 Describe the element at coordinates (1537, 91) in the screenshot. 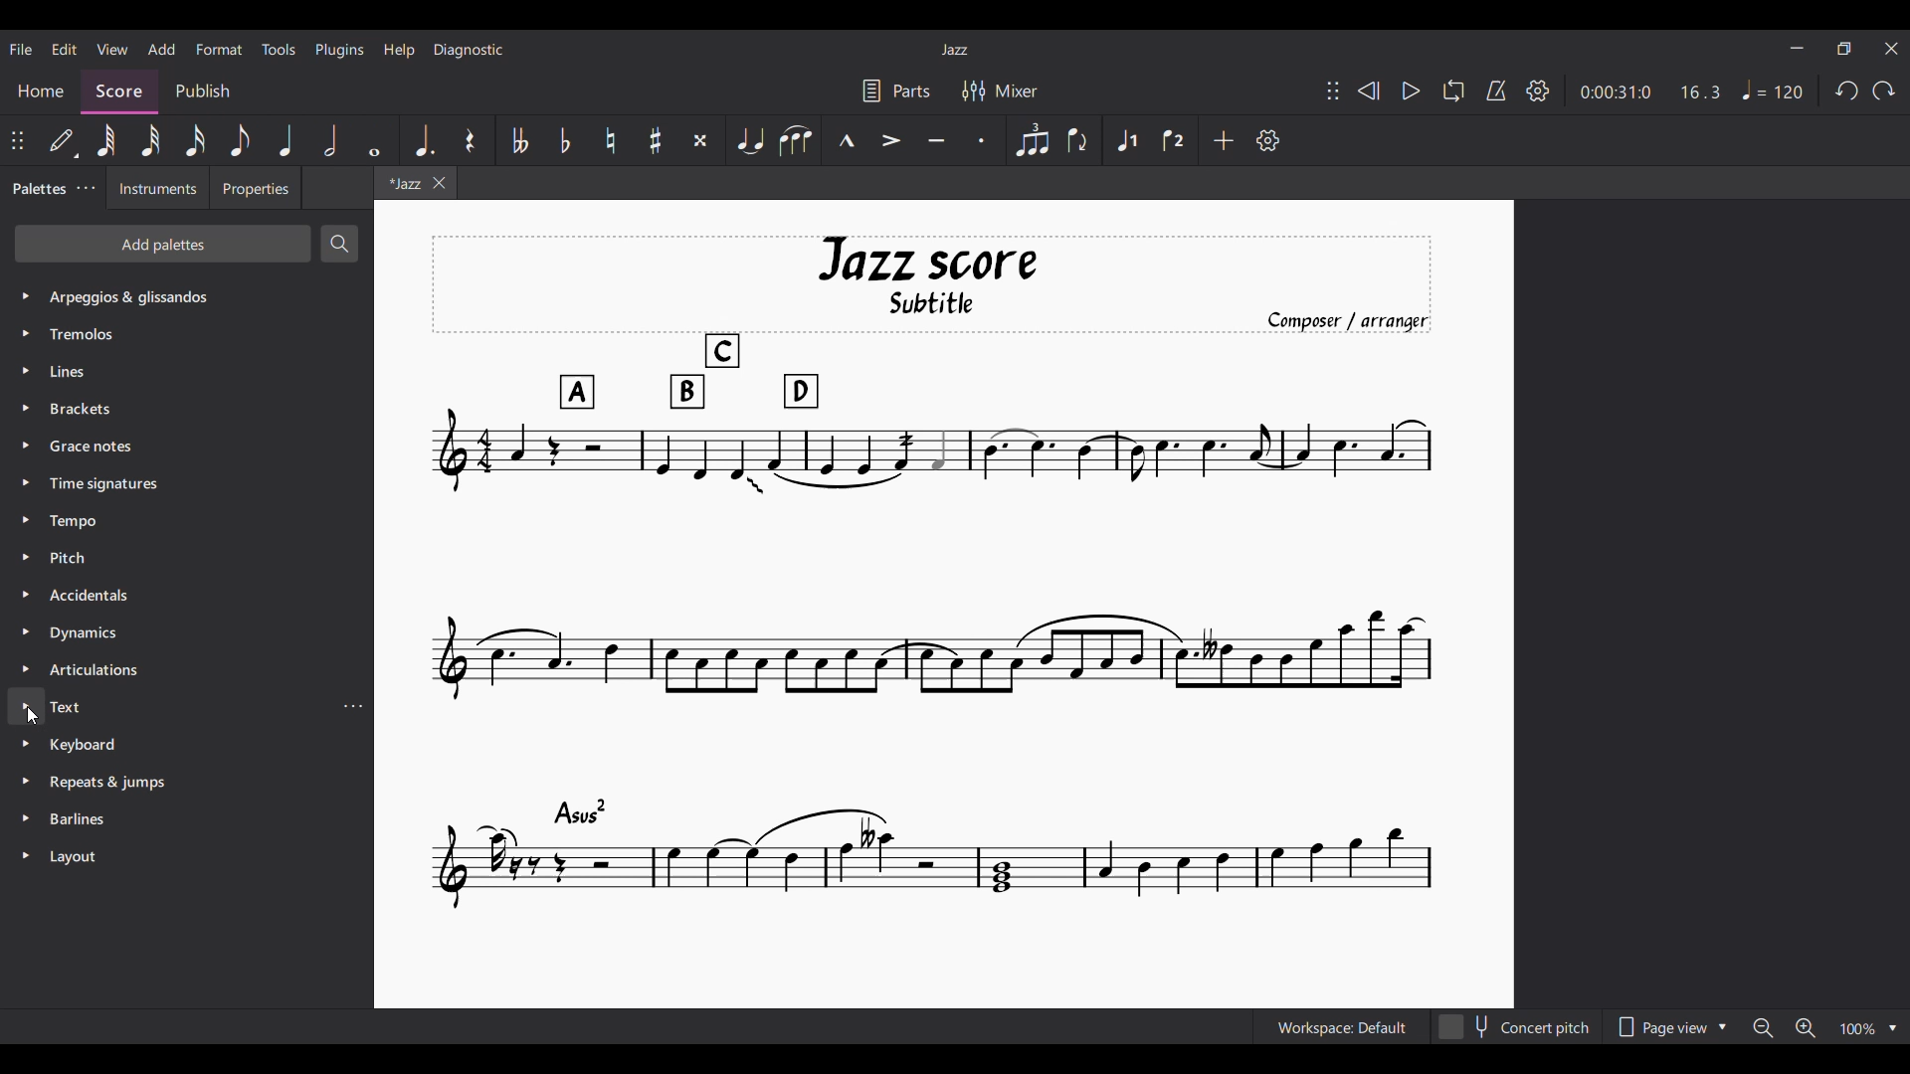

I see `Settings` at that location.